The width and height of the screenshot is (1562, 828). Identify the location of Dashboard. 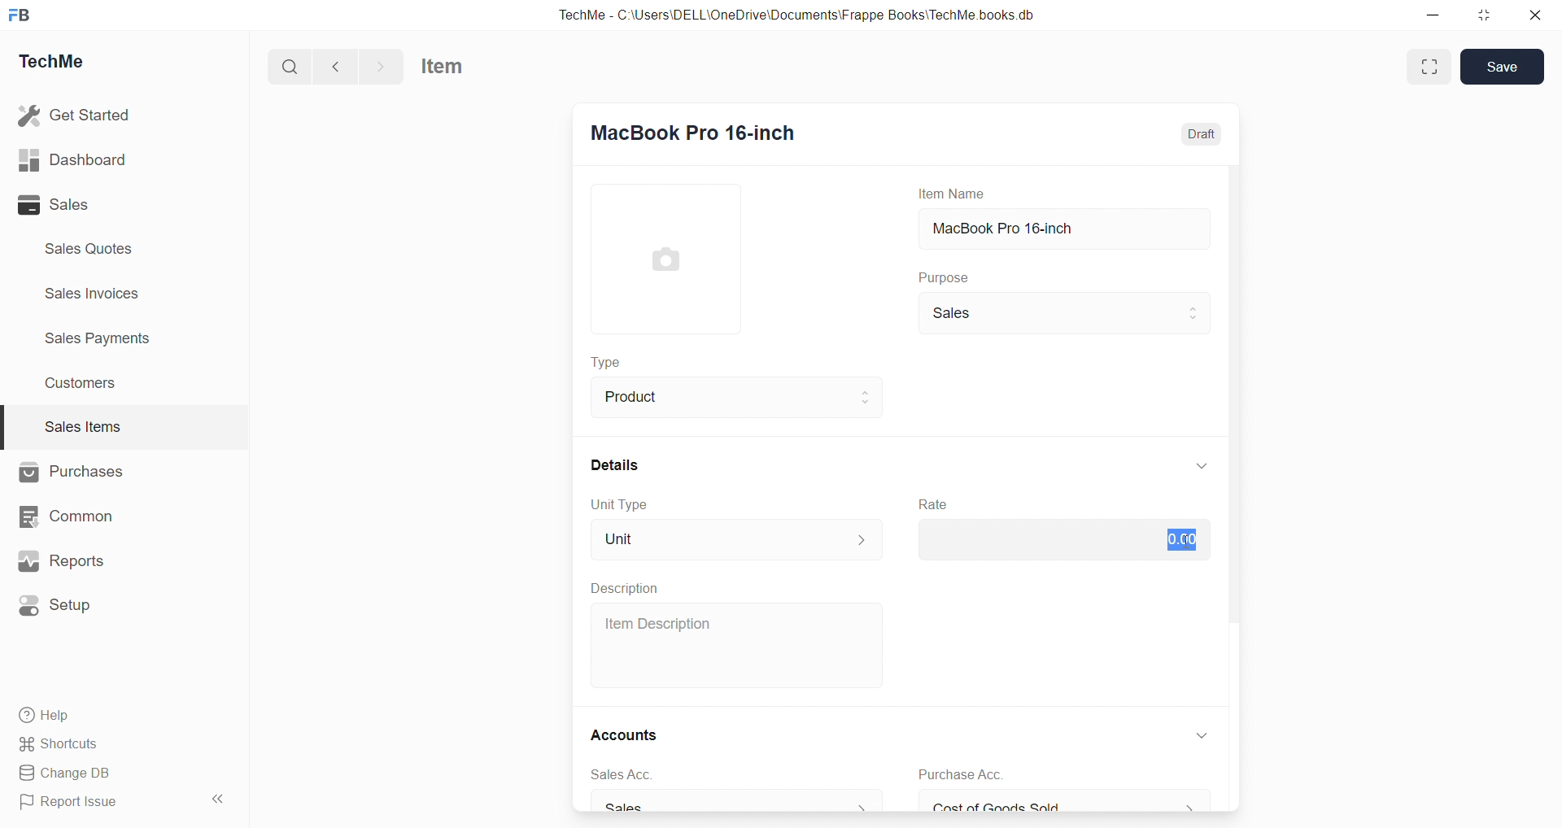
(73, 159).